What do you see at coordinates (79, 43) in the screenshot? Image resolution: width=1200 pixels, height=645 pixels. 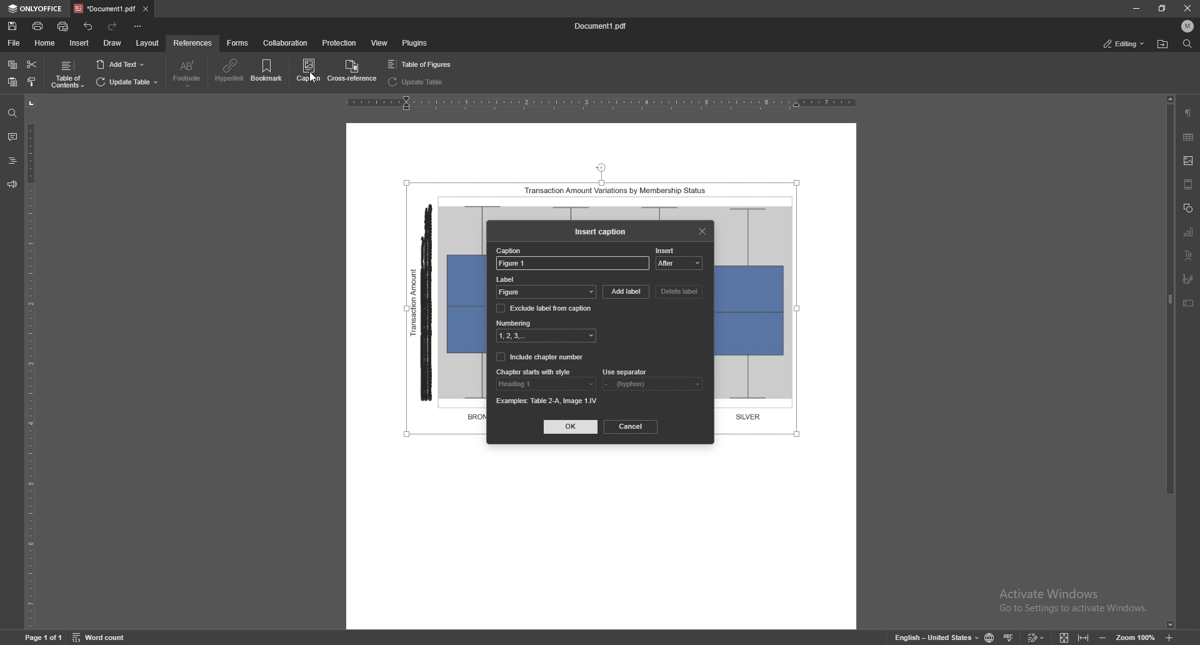 I see `insert` at bounding box center [79, 43].